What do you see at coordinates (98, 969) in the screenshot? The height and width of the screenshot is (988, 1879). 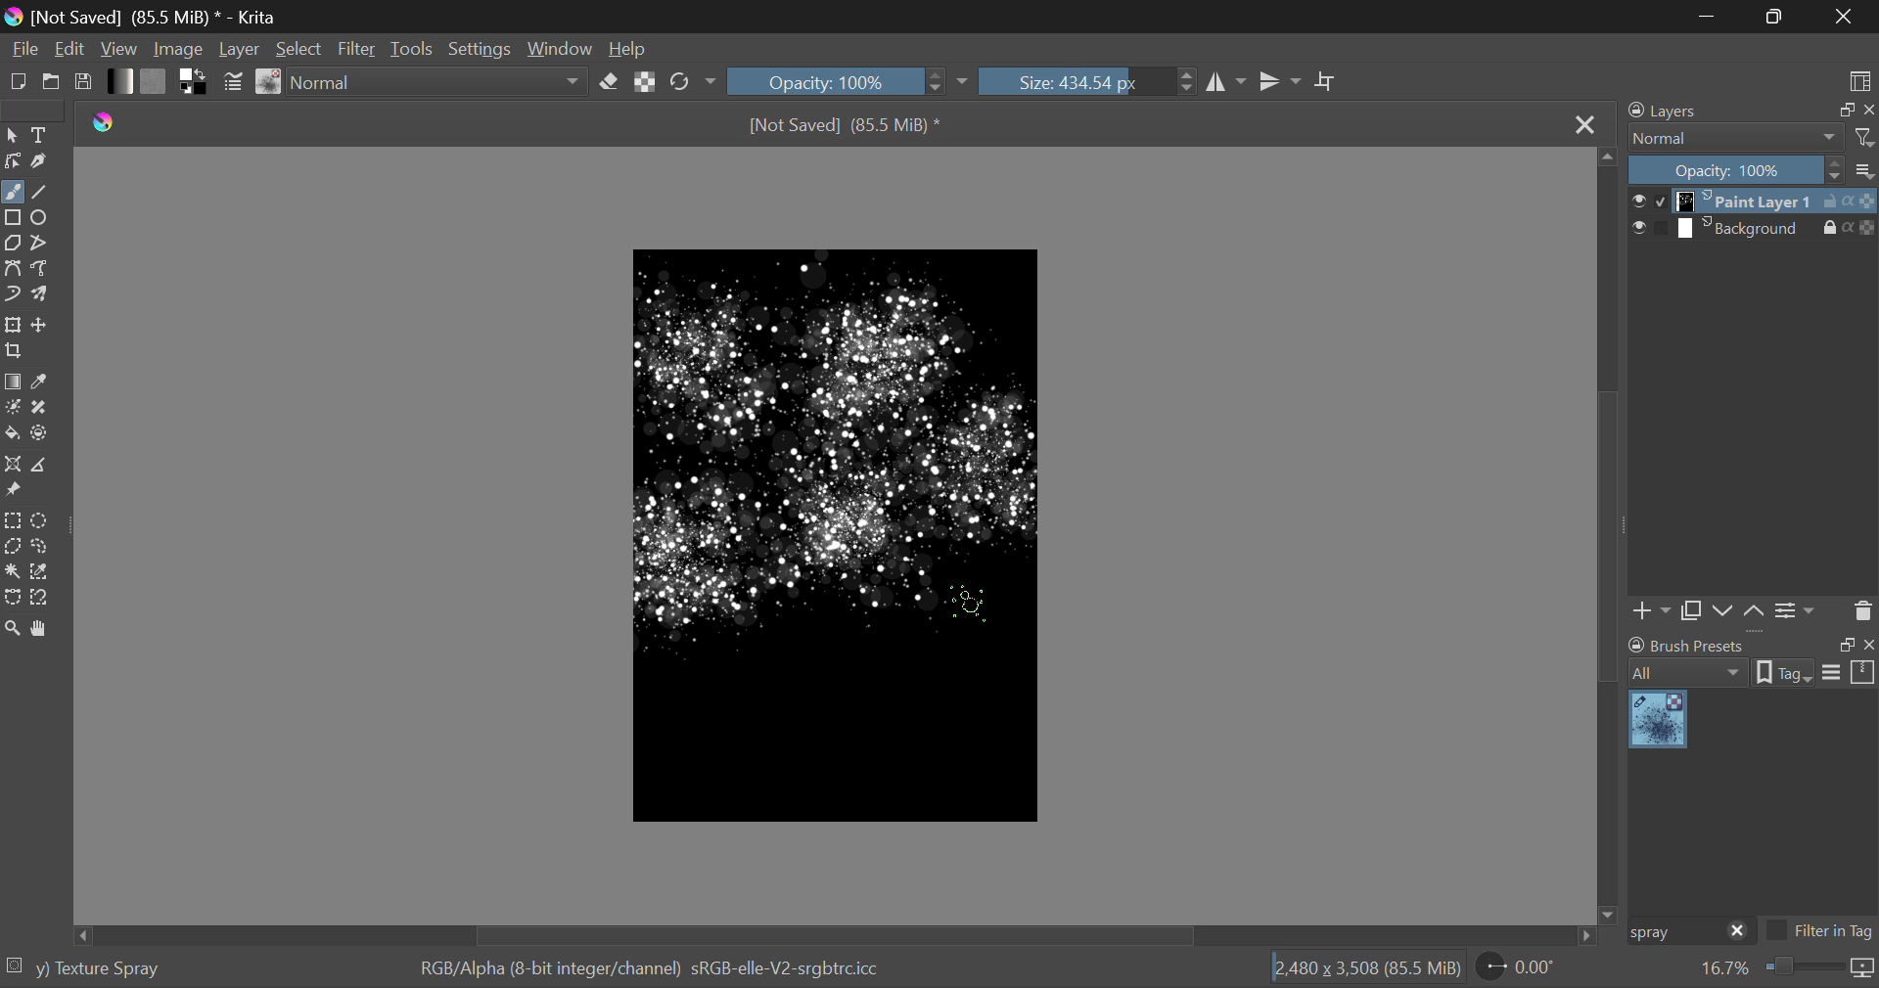 I see `y) Texture Spray` at bounding box center [98, 969].